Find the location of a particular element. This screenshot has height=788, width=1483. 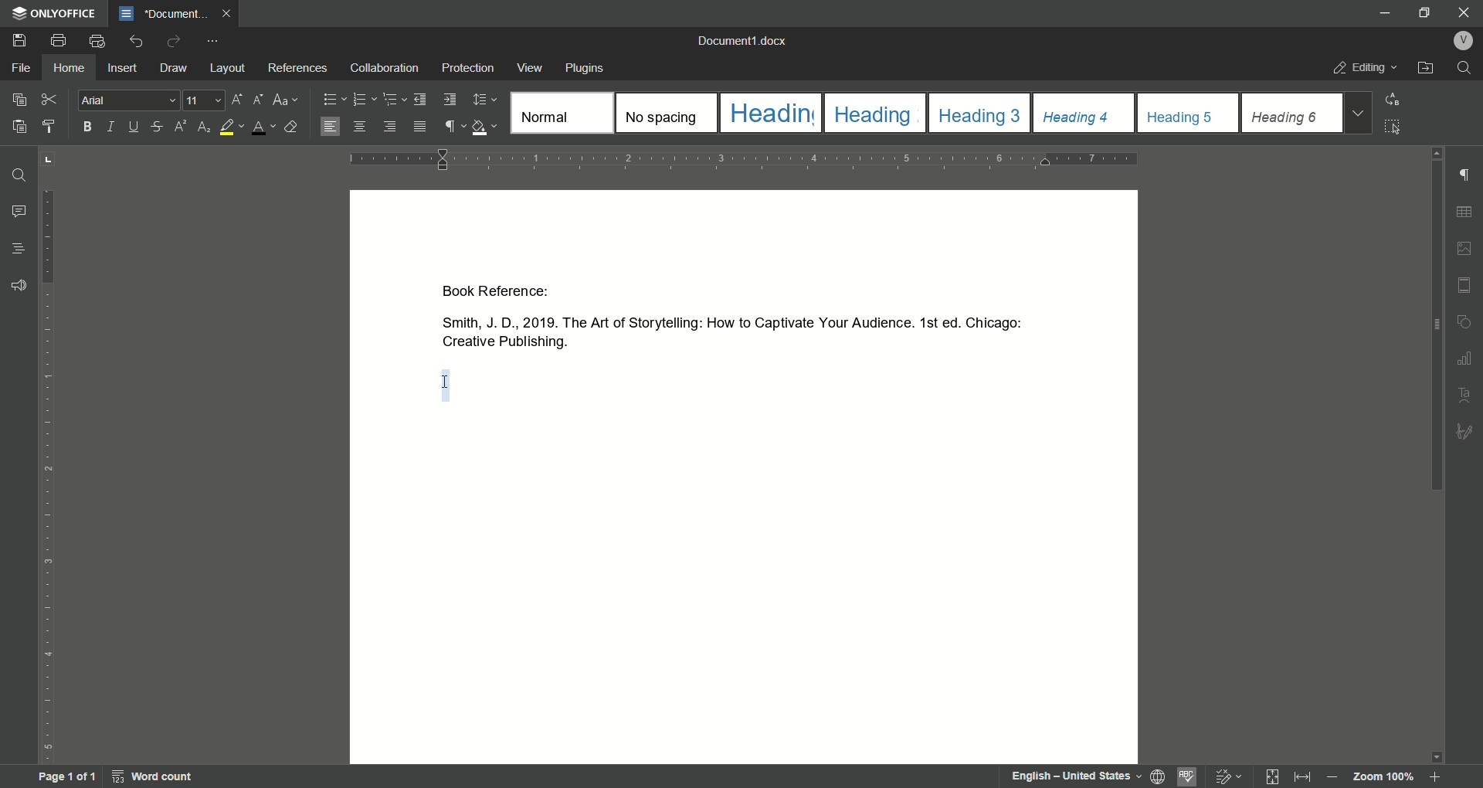

font color is located at coordinates (263, 128).